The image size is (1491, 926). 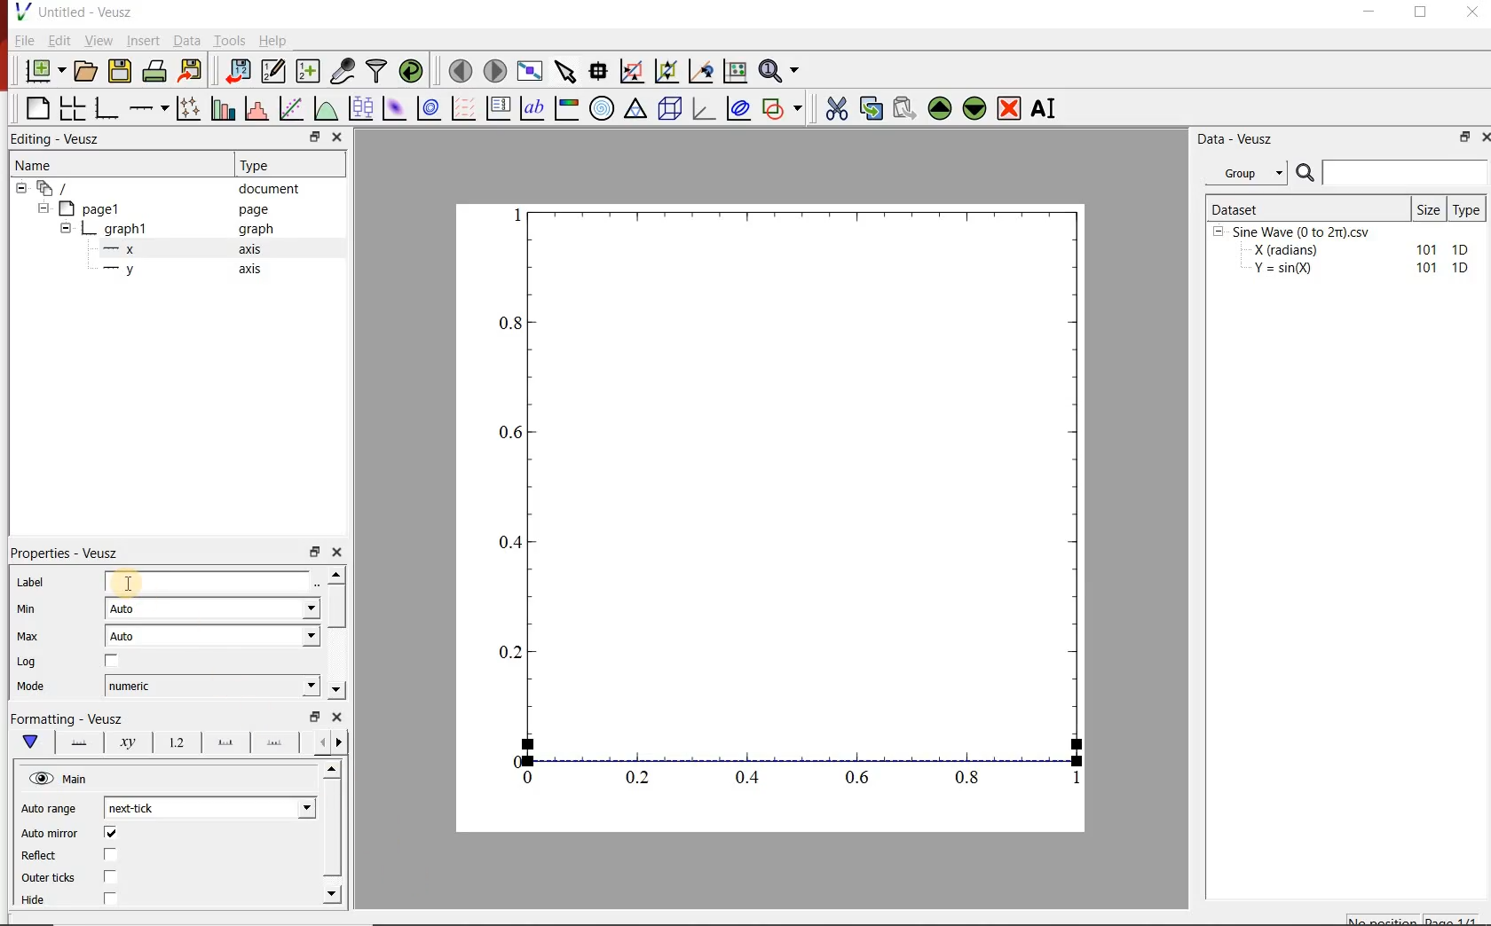 I want to click on Outer ticks, so click(x=48, y=877).